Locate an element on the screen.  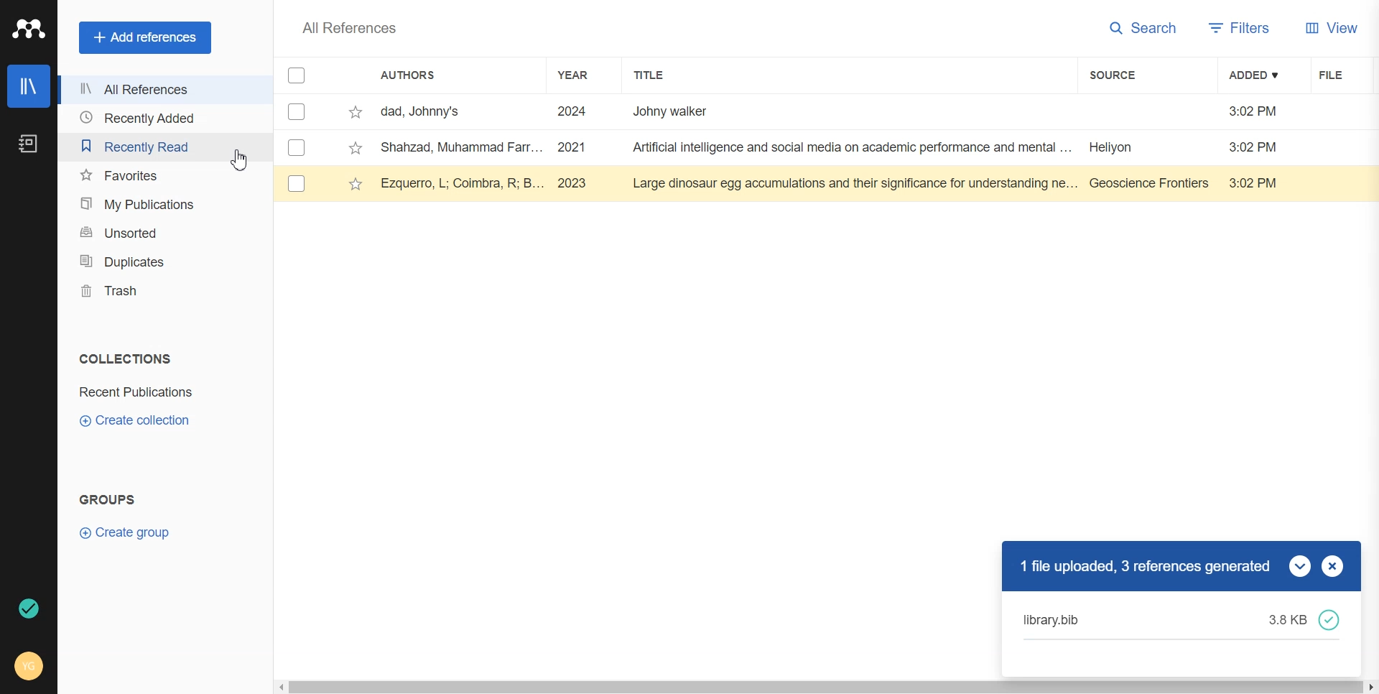
Recently Added is located at coordinates (157, 116).